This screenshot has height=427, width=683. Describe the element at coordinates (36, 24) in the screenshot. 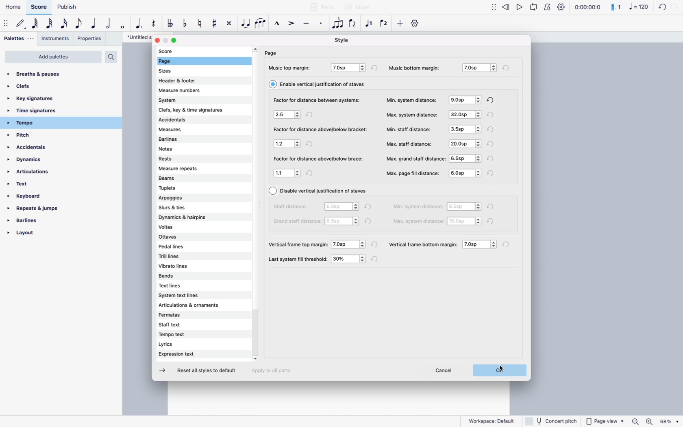

I see `64th note` at that location.